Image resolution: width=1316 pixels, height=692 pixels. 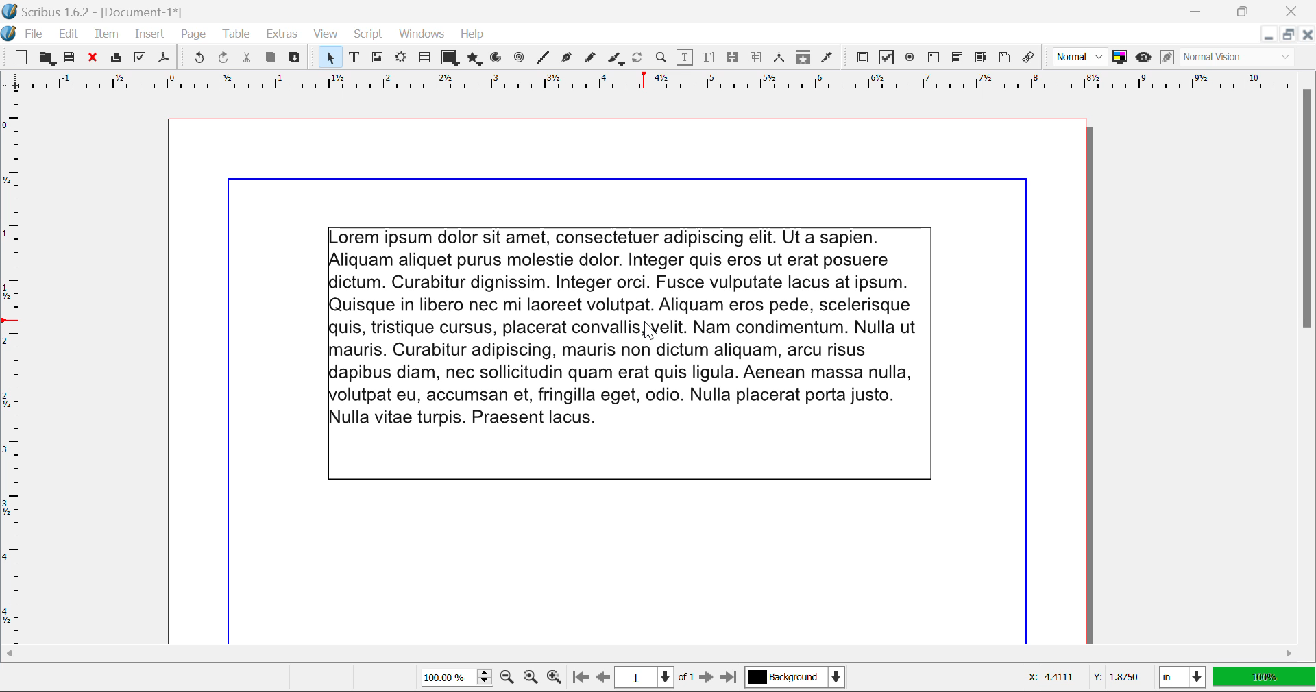 I want to click on Open, so click(x=49, y=60).